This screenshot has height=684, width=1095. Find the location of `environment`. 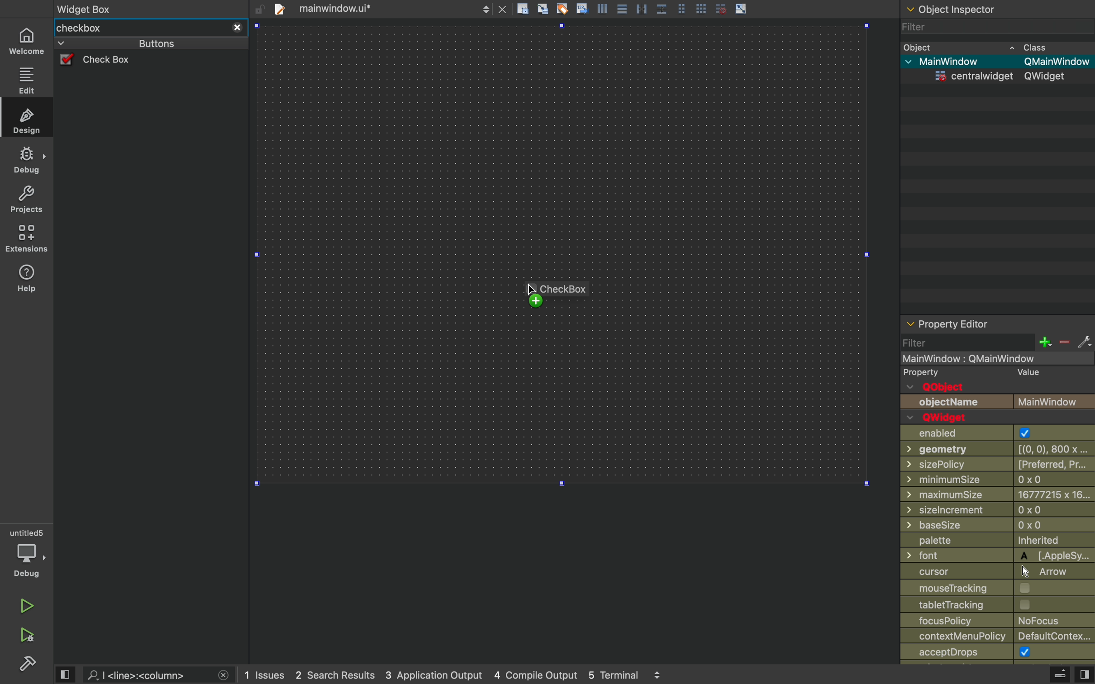

environment is located at coordinates (25, 239).